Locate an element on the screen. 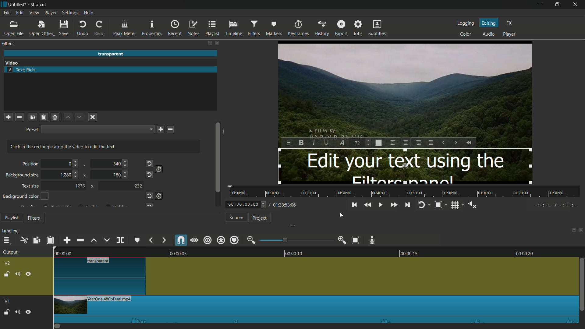 This screenshot has height=329, width=585. notes is located at coordinates (194, 28).